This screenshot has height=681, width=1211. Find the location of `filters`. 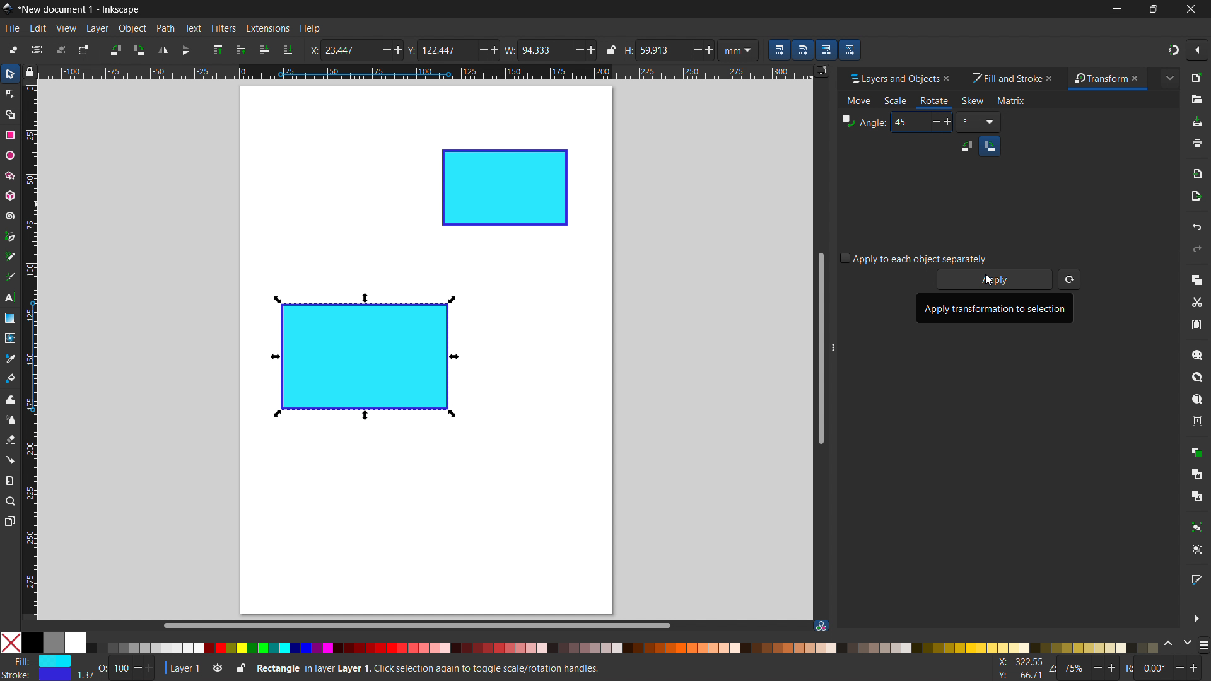

filters is located at coordinates (224, 28).